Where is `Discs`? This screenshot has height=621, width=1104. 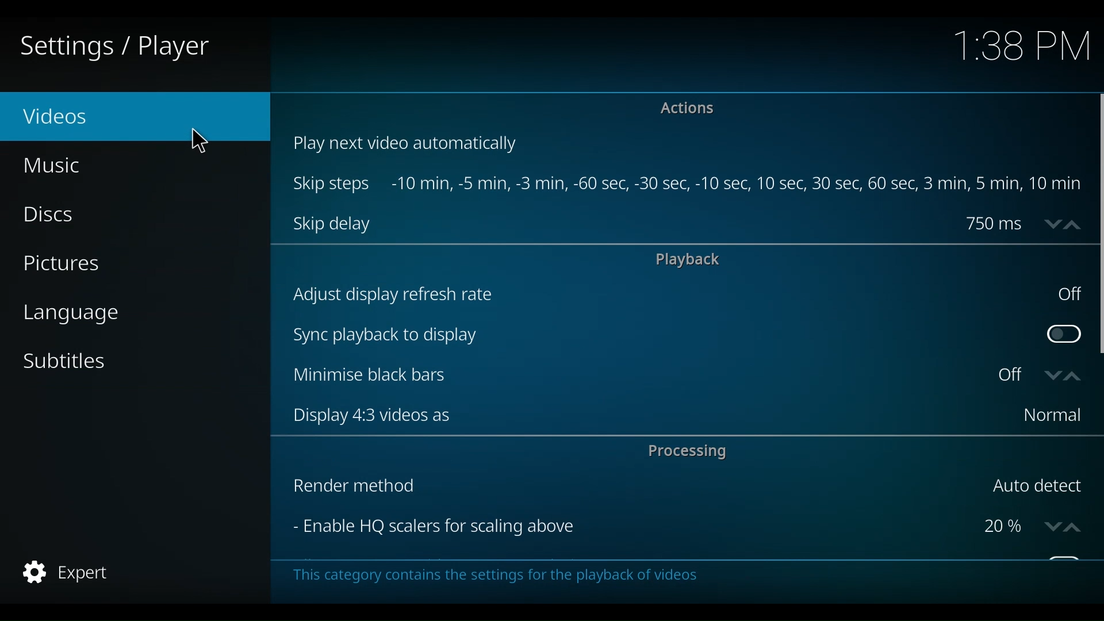
Discs is located at coordinates (56, 216).